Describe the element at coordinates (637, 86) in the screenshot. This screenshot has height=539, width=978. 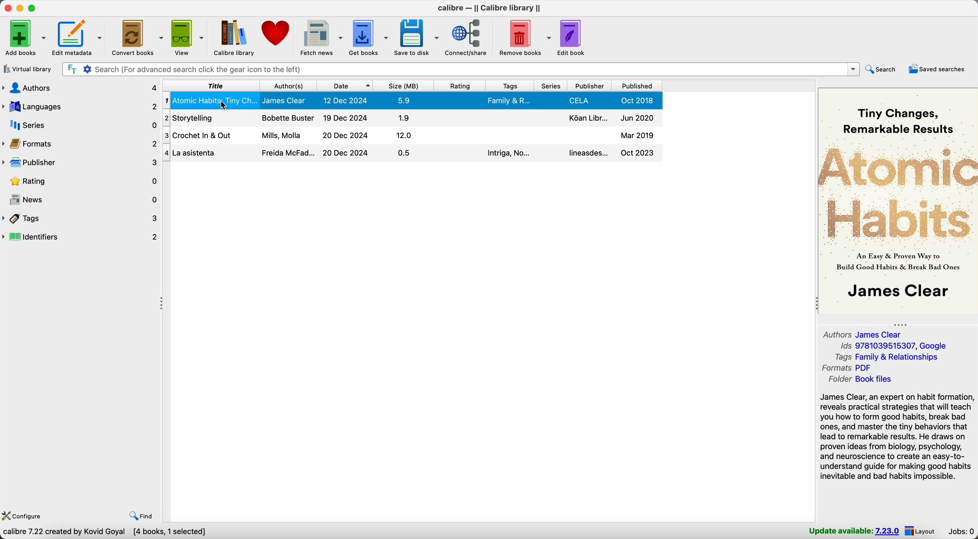
I see `published` at that location.